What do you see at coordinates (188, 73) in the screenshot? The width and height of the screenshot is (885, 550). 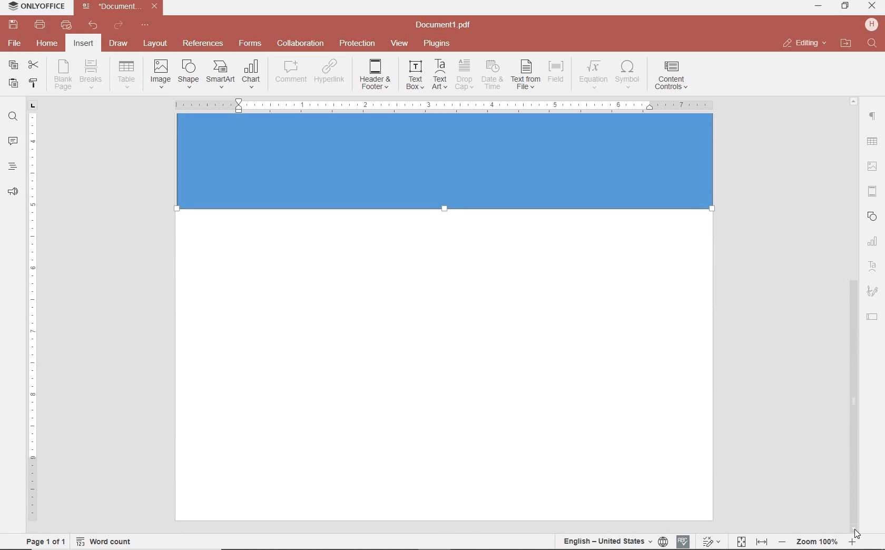 I see `INSERT SHAPE` at bounding box center [188, 73].